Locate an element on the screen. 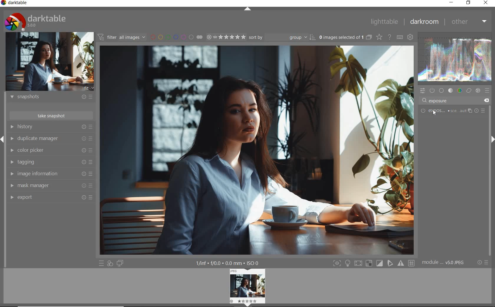 The width and height of the screenshot is (495, 307). quick access to presets is located at coordinates (102, 263).